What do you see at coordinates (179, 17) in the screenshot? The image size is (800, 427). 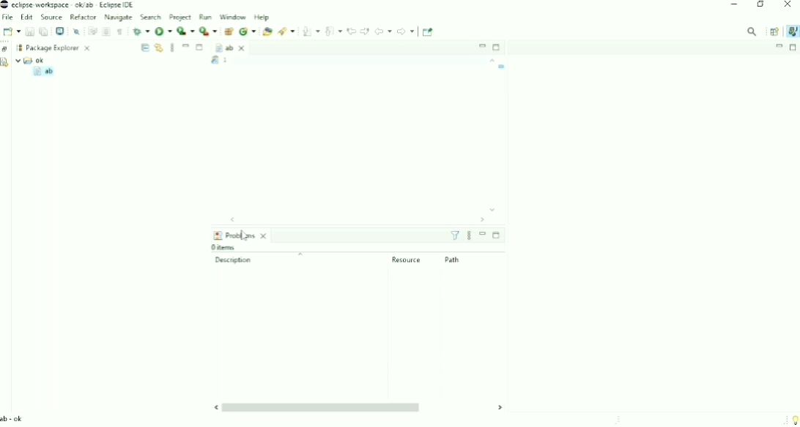 I see `Project` at bounding box center [179, 17].